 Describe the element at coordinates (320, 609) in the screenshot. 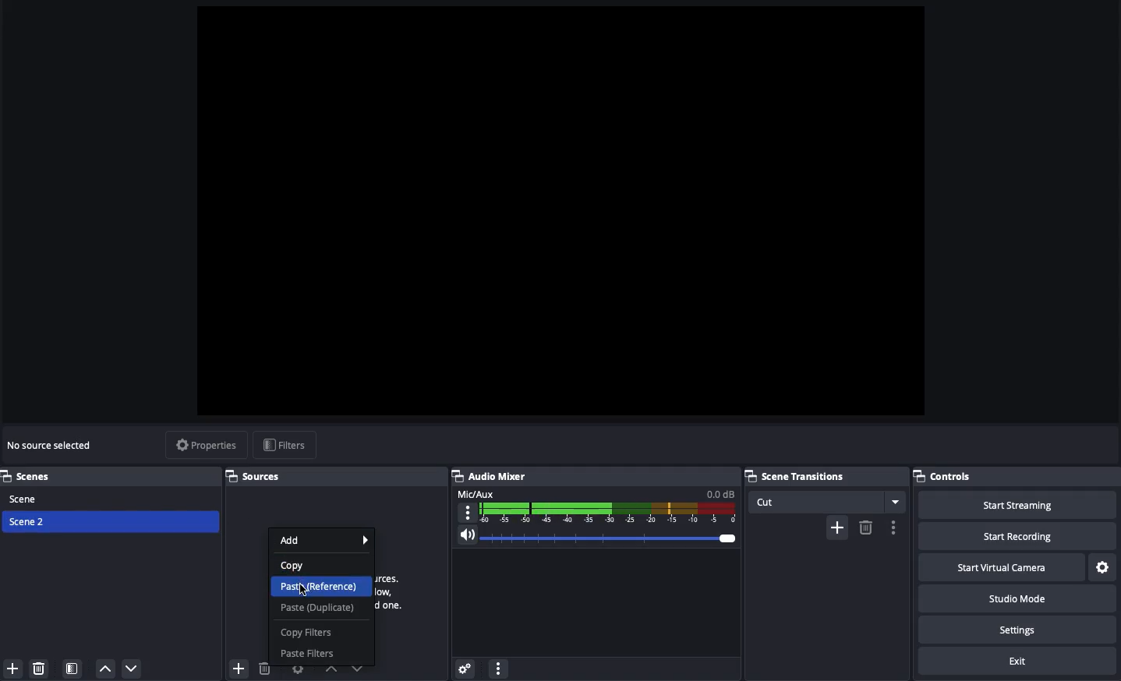

I see `Paste (duplicate)` at that location.